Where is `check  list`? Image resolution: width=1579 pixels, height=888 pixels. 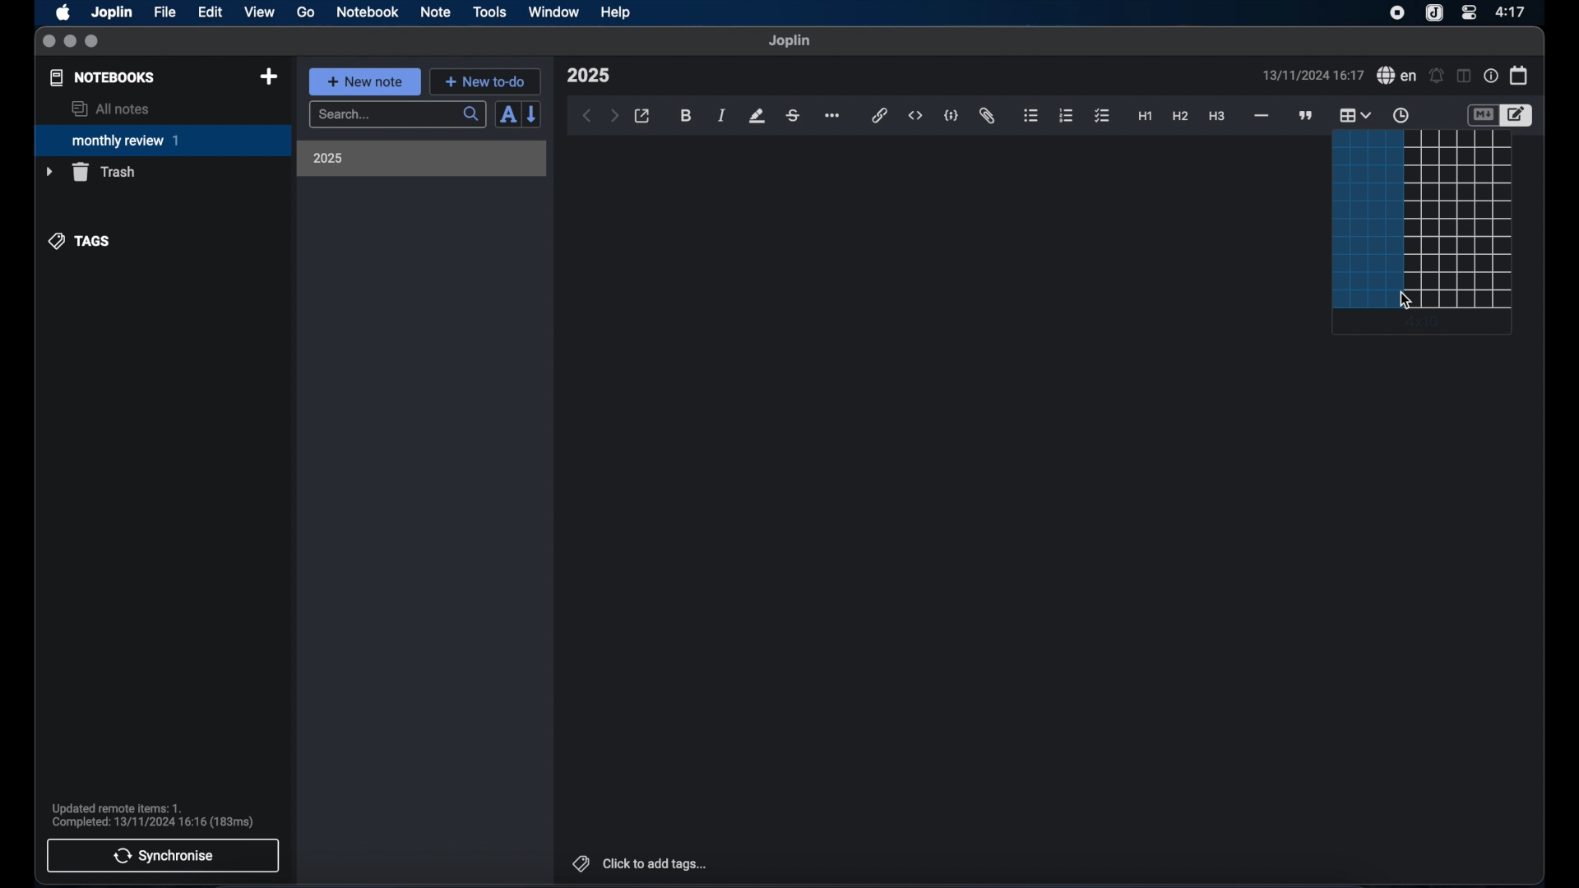 check  list is located at coordinates (1102, 117).